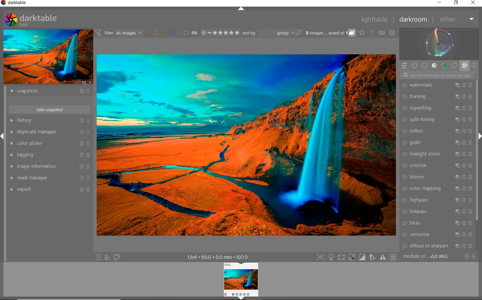 This screenshot has width=482, height=300. Describe the element at coordinates (50, 190) in the screenshot. I see `export` at that location.